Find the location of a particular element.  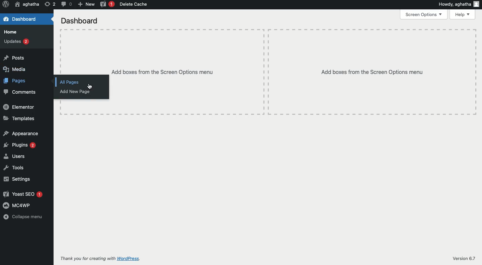

Collapse menu is located at coordinates (25, 217).